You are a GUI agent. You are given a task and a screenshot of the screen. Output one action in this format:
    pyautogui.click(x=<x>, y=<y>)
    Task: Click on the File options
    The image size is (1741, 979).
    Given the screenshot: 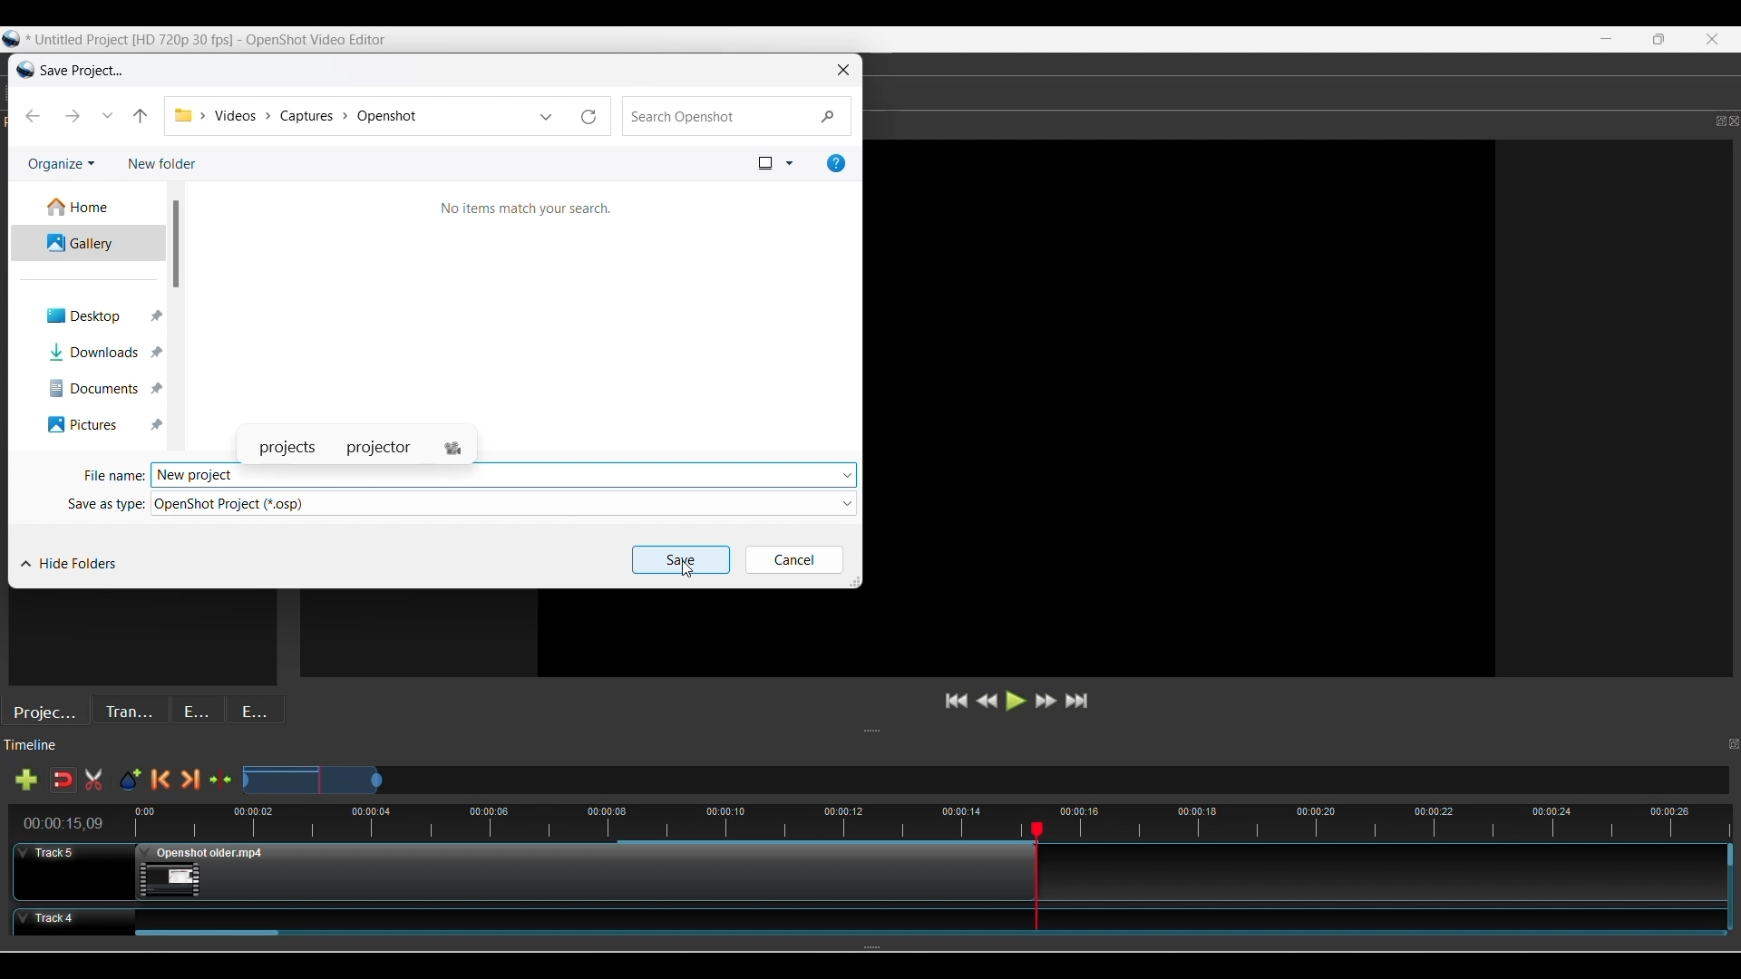 What is the action you would take?
    pyautogui.click(x=851, y=472)
    